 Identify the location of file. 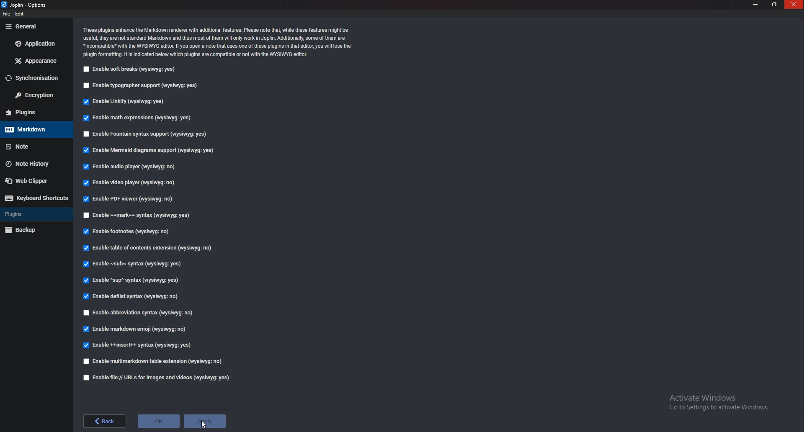
(8, 14).